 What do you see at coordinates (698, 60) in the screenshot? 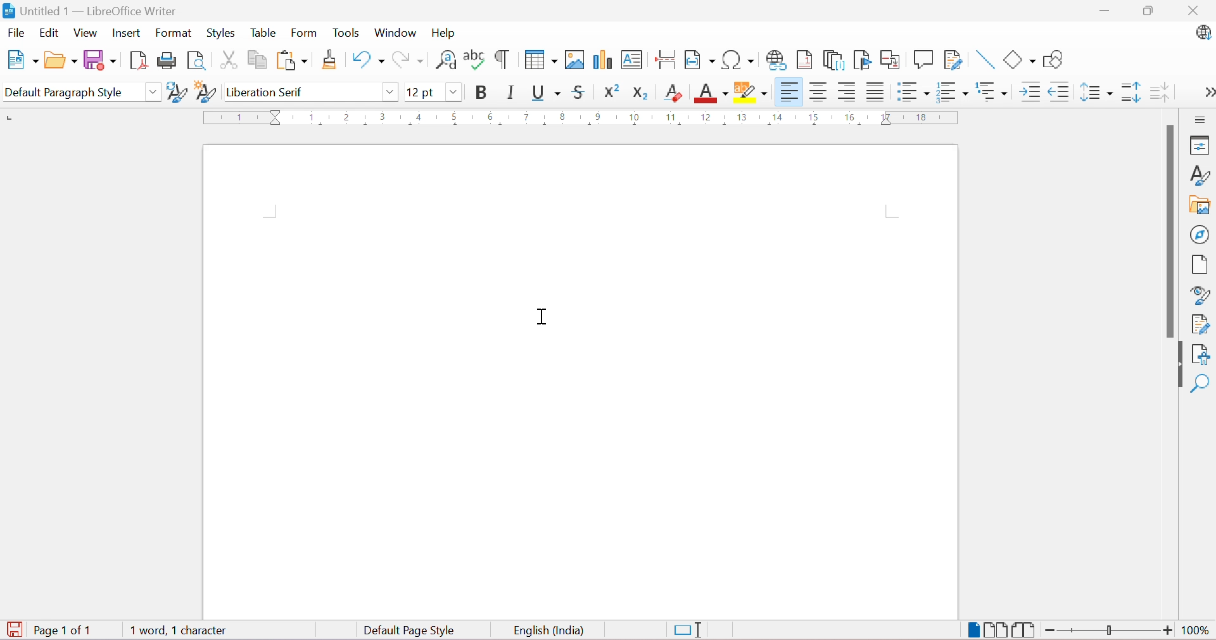
I see `Insert Field` at bounding box center [698, 60].